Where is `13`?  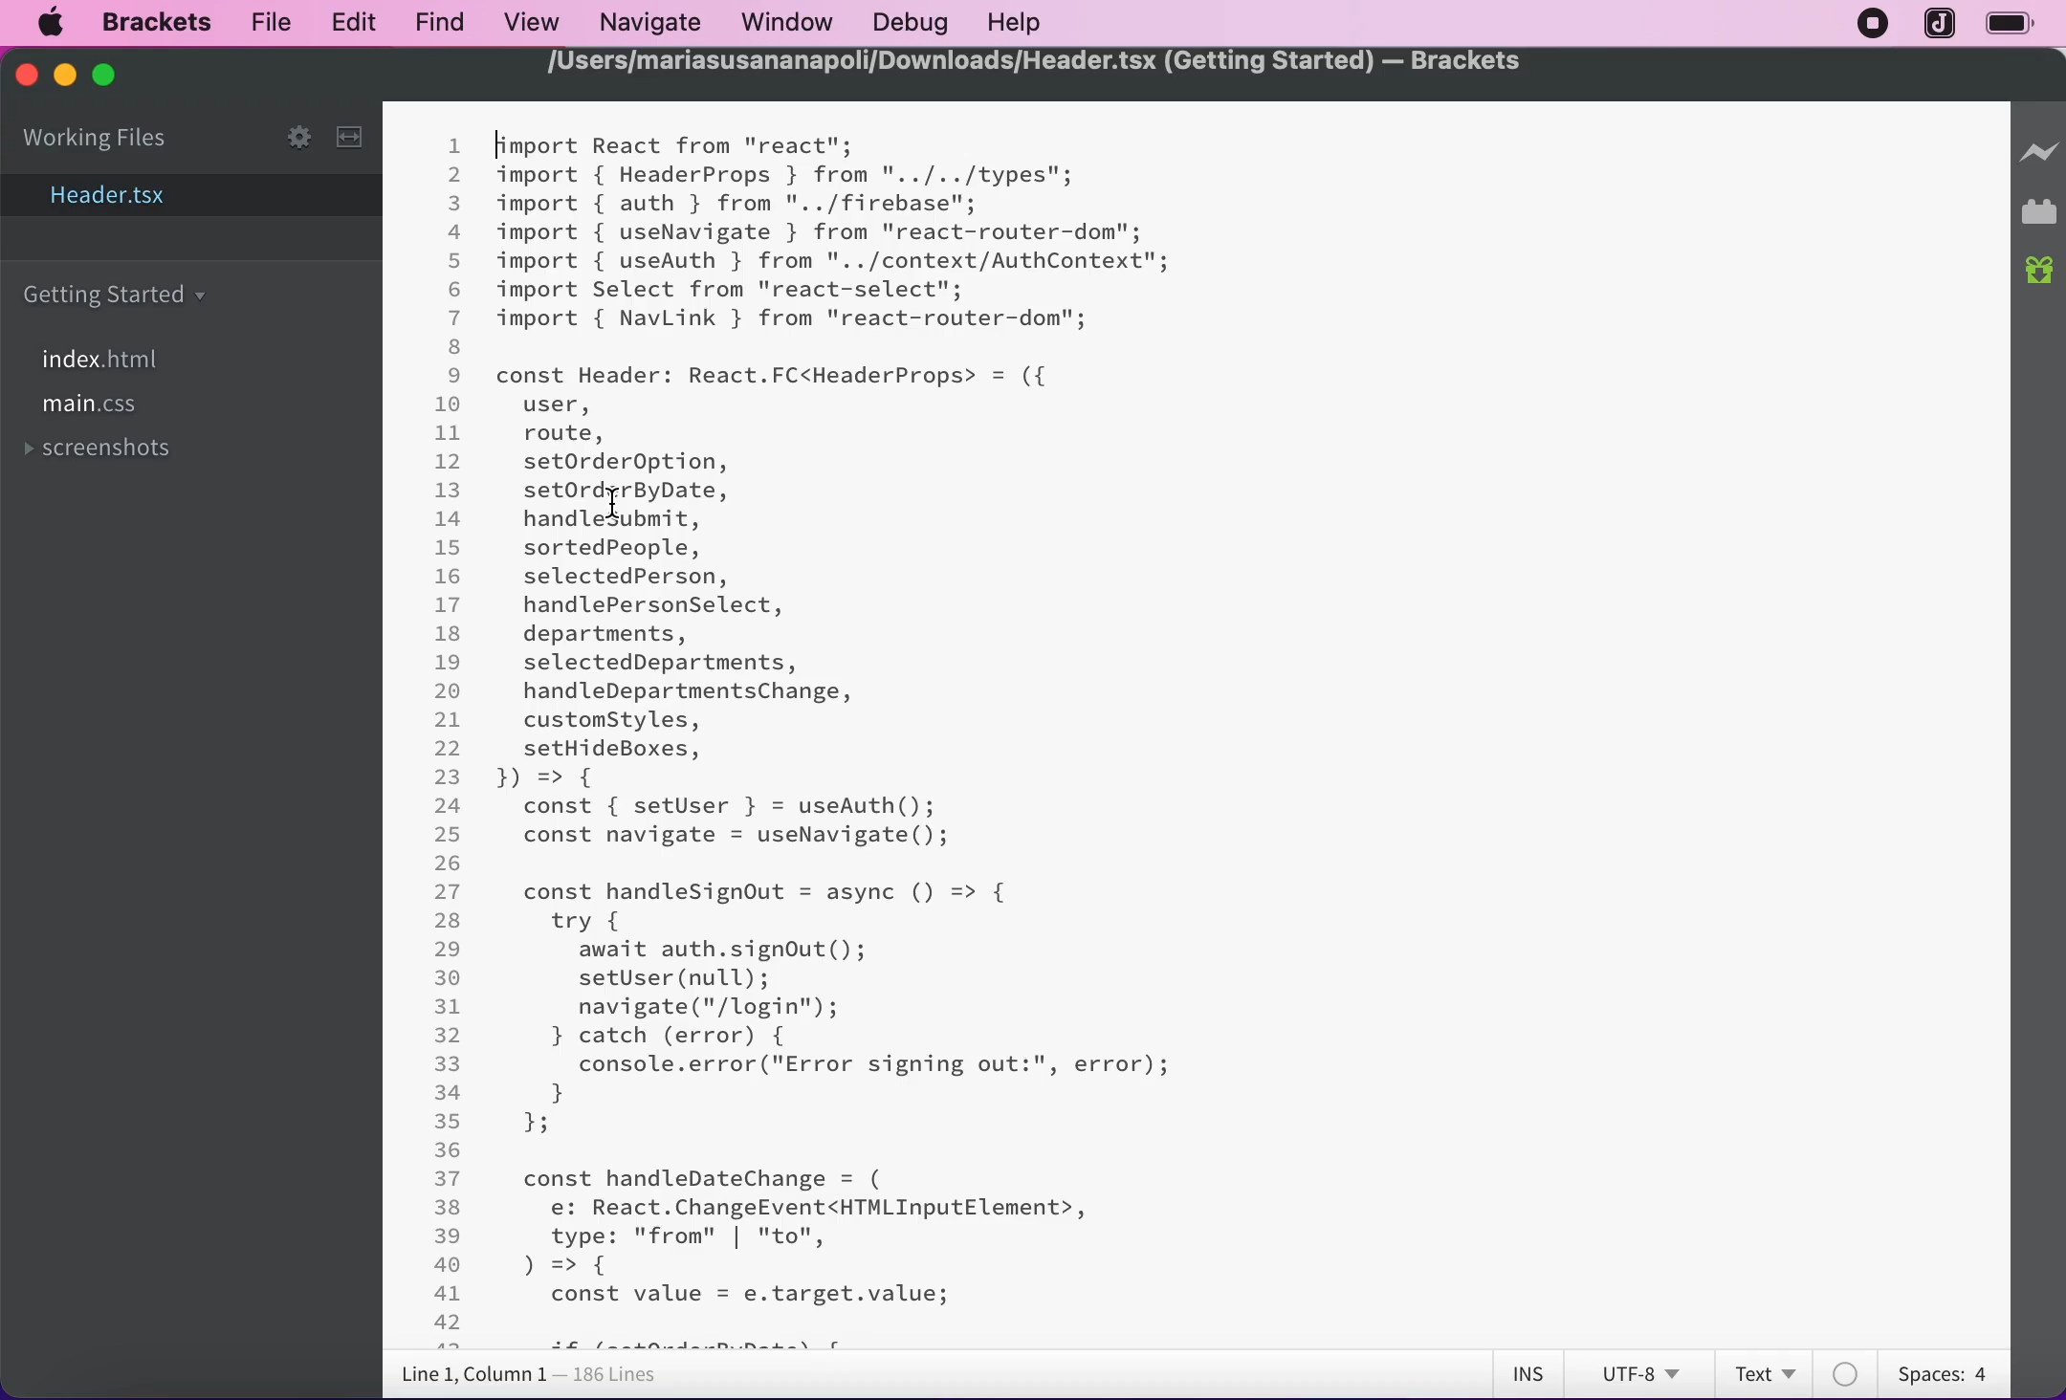
13 is located at coordinates (449, 490).